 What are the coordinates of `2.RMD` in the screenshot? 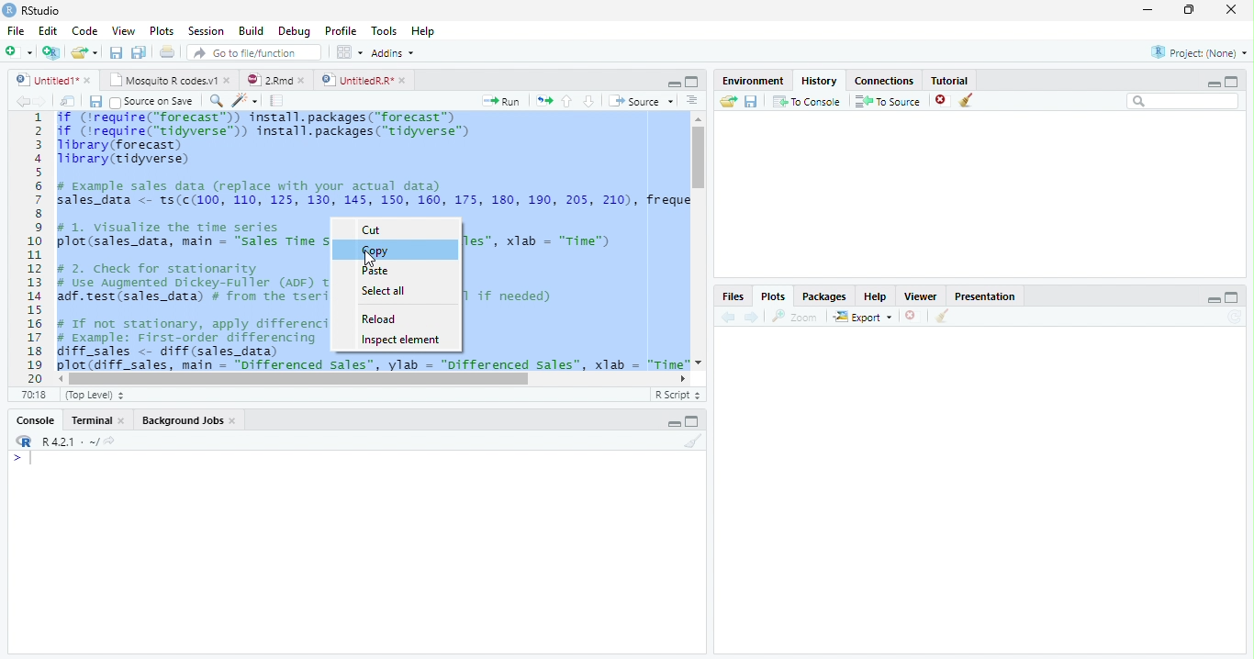 It's located at (275, 80).